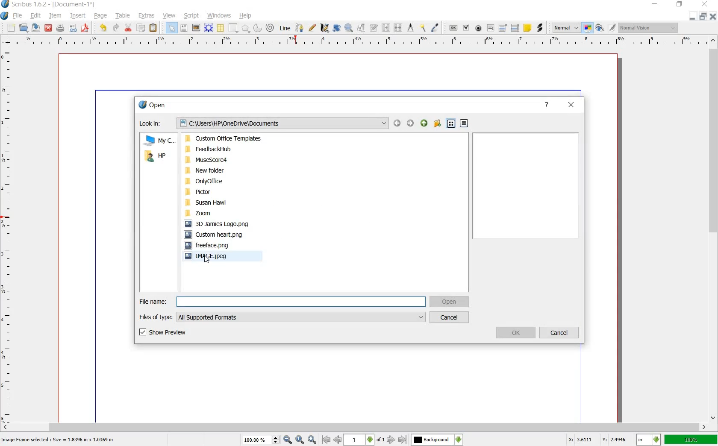 Image resolution: width=718 pixels, height=446 pixels. What do you see at coordinates (127, 28) in the screenshot?
I see `cut` at bounding box center [127, 28].